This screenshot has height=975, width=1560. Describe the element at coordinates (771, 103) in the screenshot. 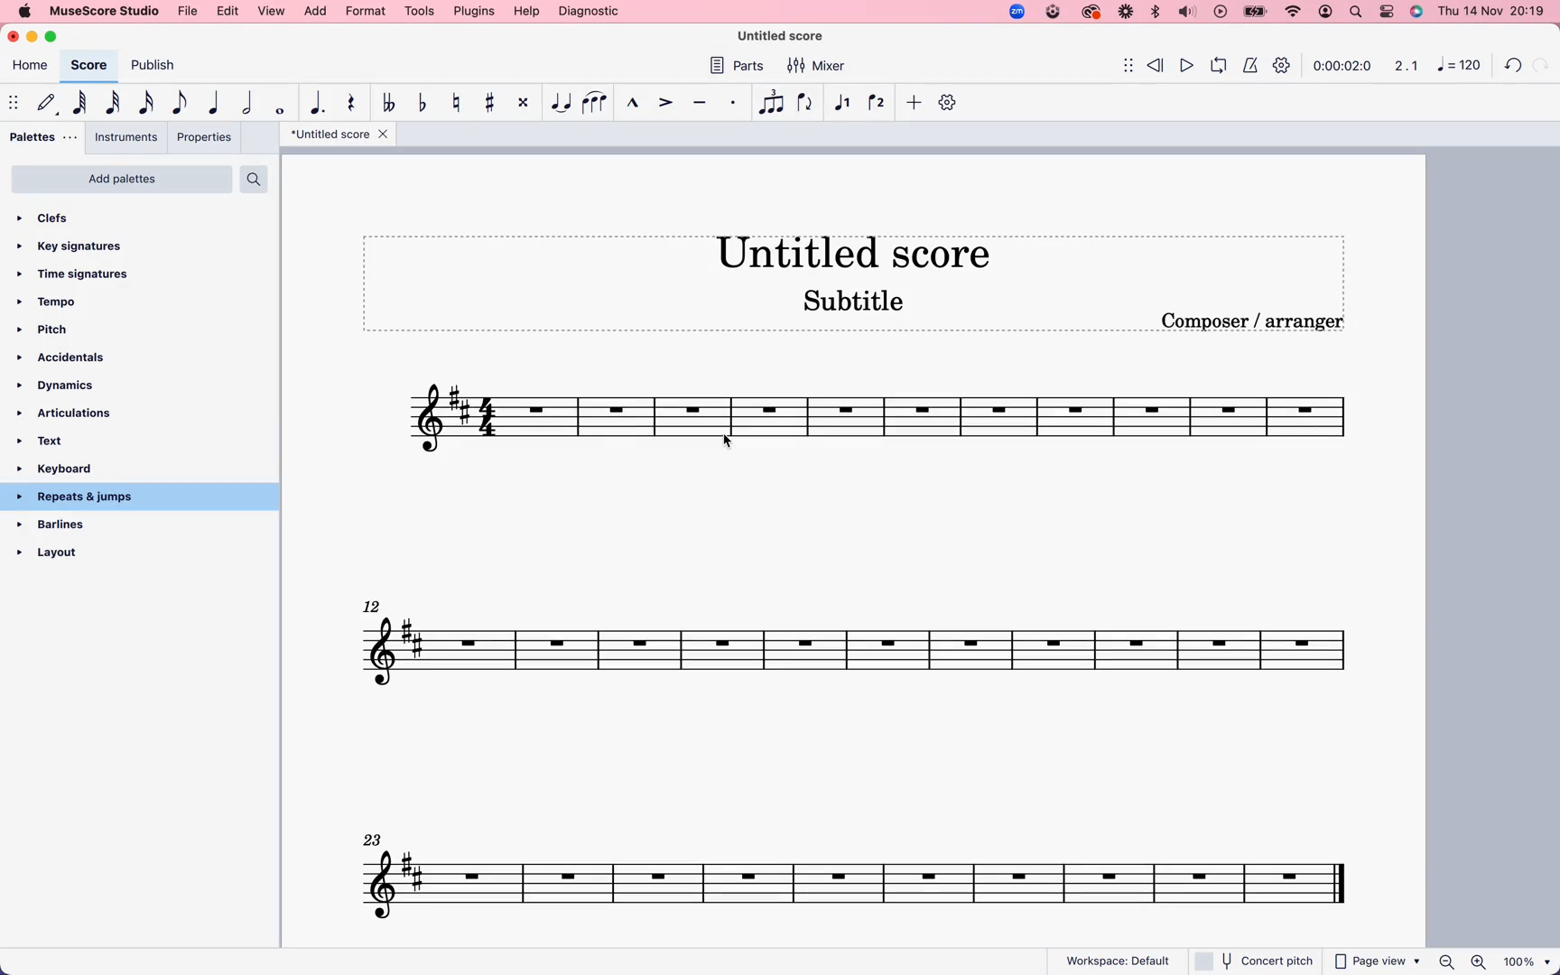

I see `tuplet` at that location.